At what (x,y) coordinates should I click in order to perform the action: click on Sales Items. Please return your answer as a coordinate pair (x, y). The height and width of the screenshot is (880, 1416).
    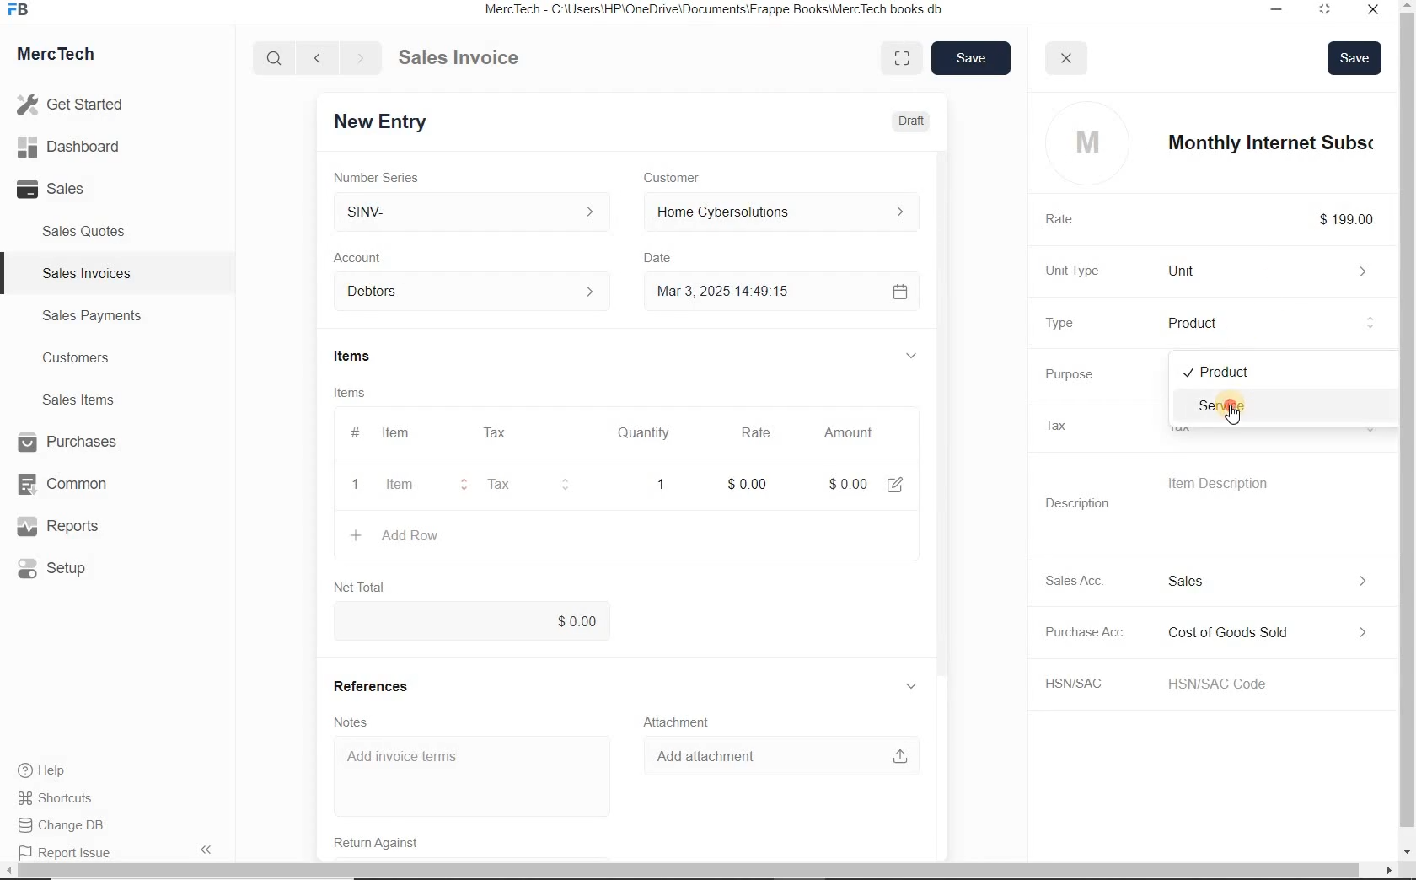
    Looking at the image, I should click on (89, 400).